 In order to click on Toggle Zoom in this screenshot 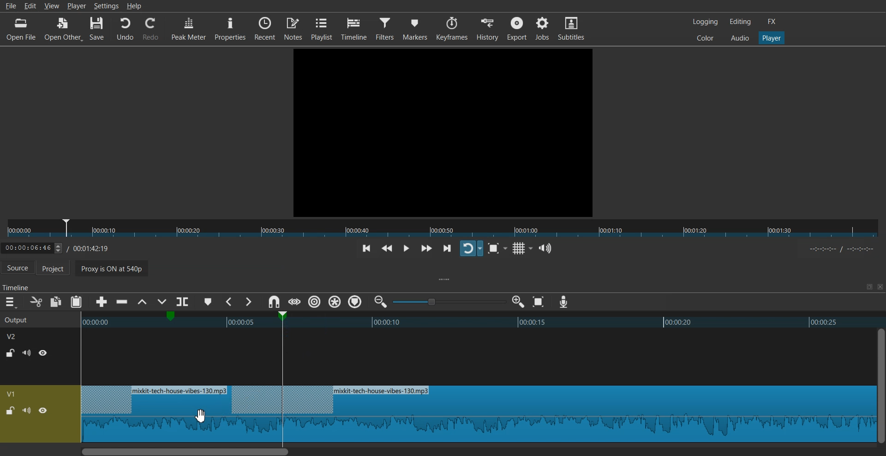, I will do `click(495, 249)`.